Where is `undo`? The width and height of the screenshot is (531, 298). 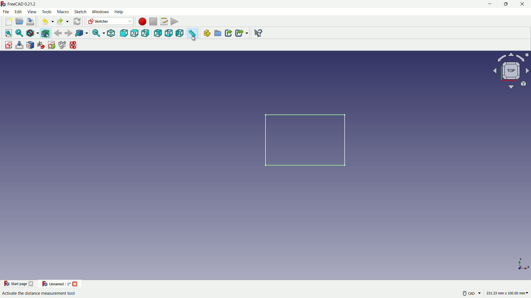
undo is located at coordinates (46, 22).